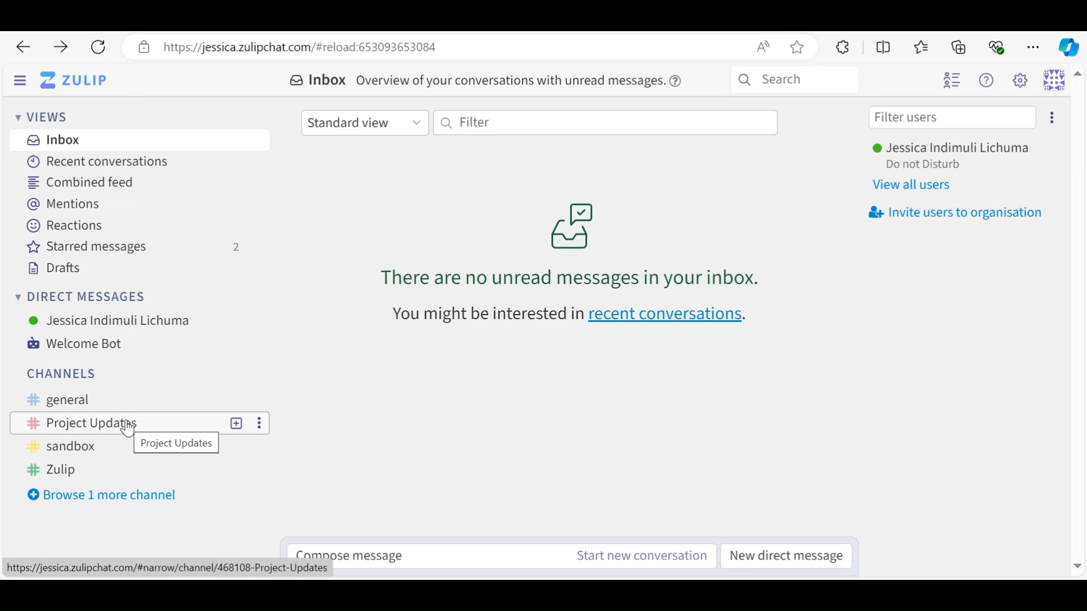 Image resolution: width=1087 pixels, height=611 pixels. Describe the element at coordinates (1068, 46) in the screenshot. I see `Copilot` at that location.